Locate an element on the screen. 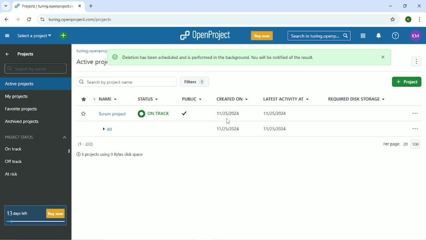  Collapse project menu is located at coordinates (7, 36).